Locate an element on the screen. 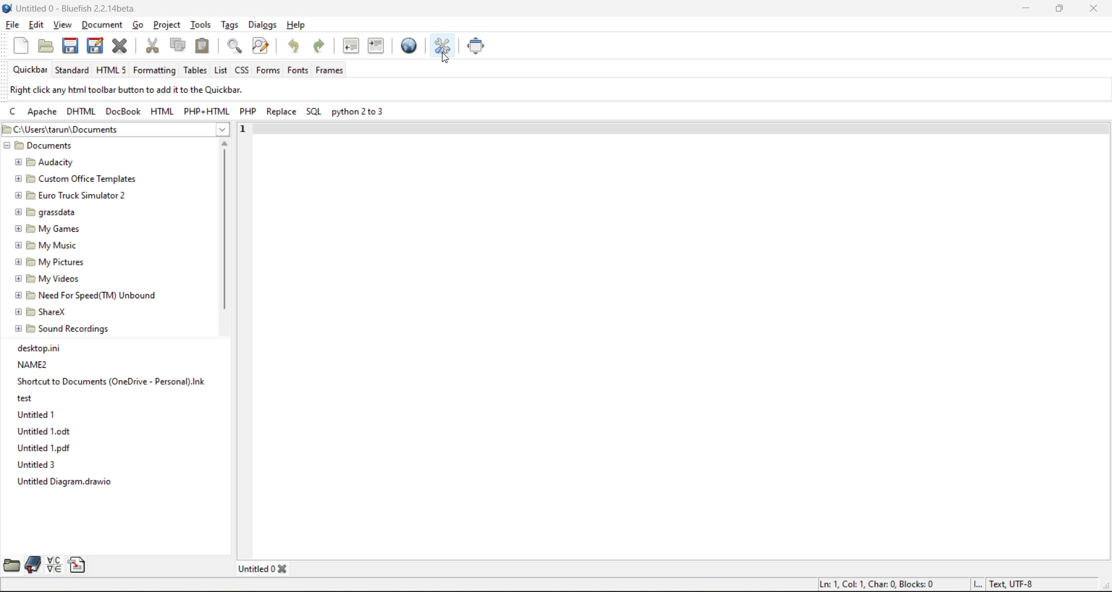 Image resolution: width=1112 pixels, height=592 pixels. html 5 is located at coordinates (112, 71).